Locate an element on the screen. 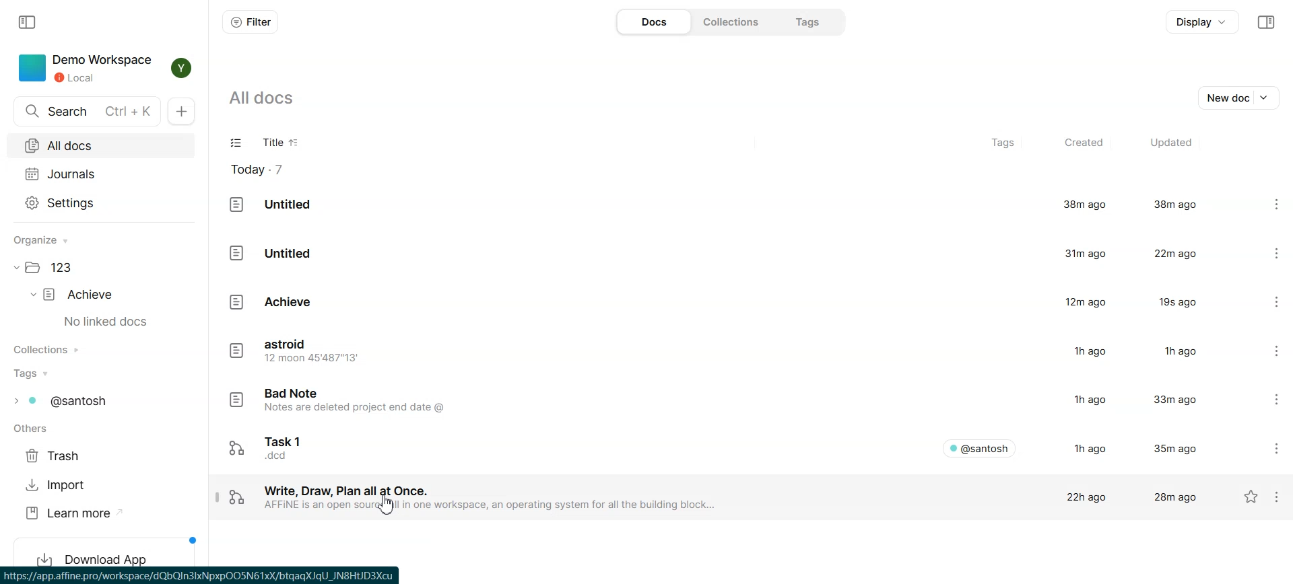  Doc File is located at coordinates (703, 497).